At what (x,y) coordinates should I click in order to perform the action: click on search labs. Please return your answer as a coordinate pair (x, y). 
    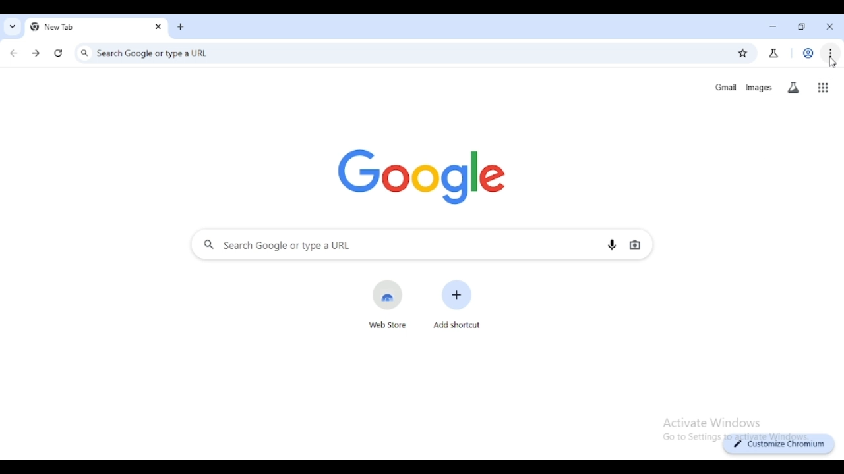
    Looking at the image, I should click on (794, 88).